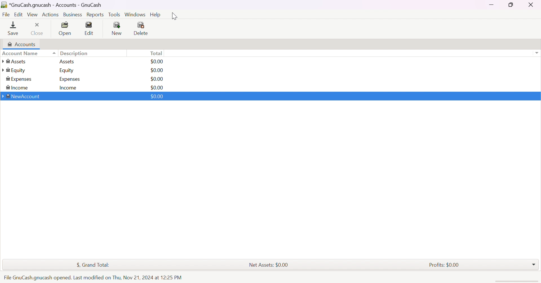 The height and width of the screenshot is (283, 541). What do you see at coordinates (70, 79) in the screenshot?
I see `Expenses` at bounding box center [70, 79].